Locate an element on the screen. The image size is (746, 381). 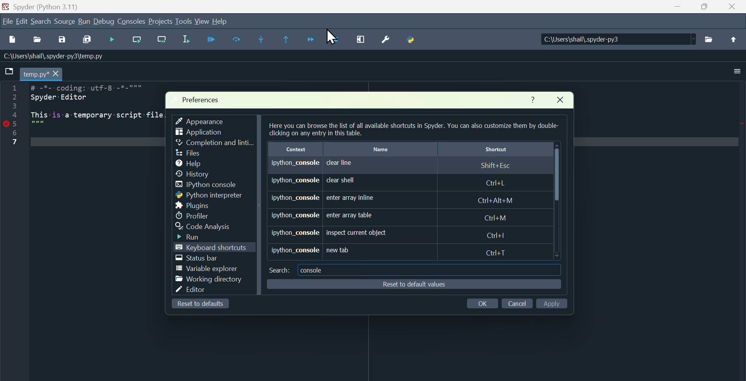
maximise is located at coordinates (705, 9).